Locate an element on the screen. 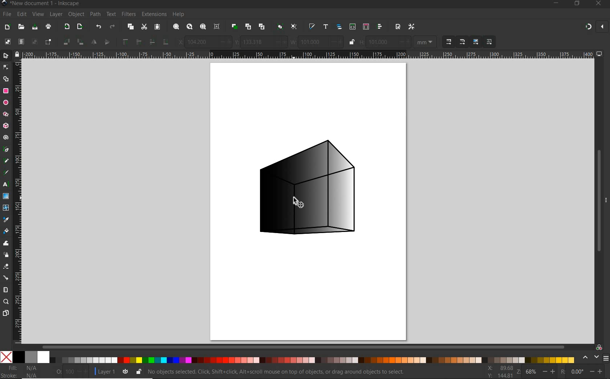 The image size is (610, 379). increase/decrease is located at coordinates (224, 42).